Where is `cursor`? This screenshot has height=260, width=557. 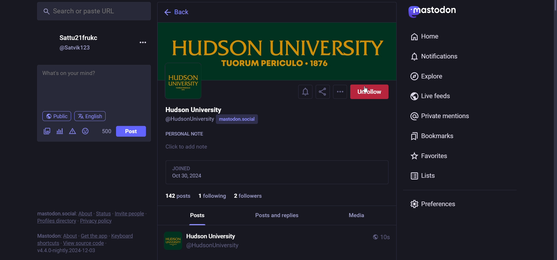 cursor is located at coordinates (366, 87).